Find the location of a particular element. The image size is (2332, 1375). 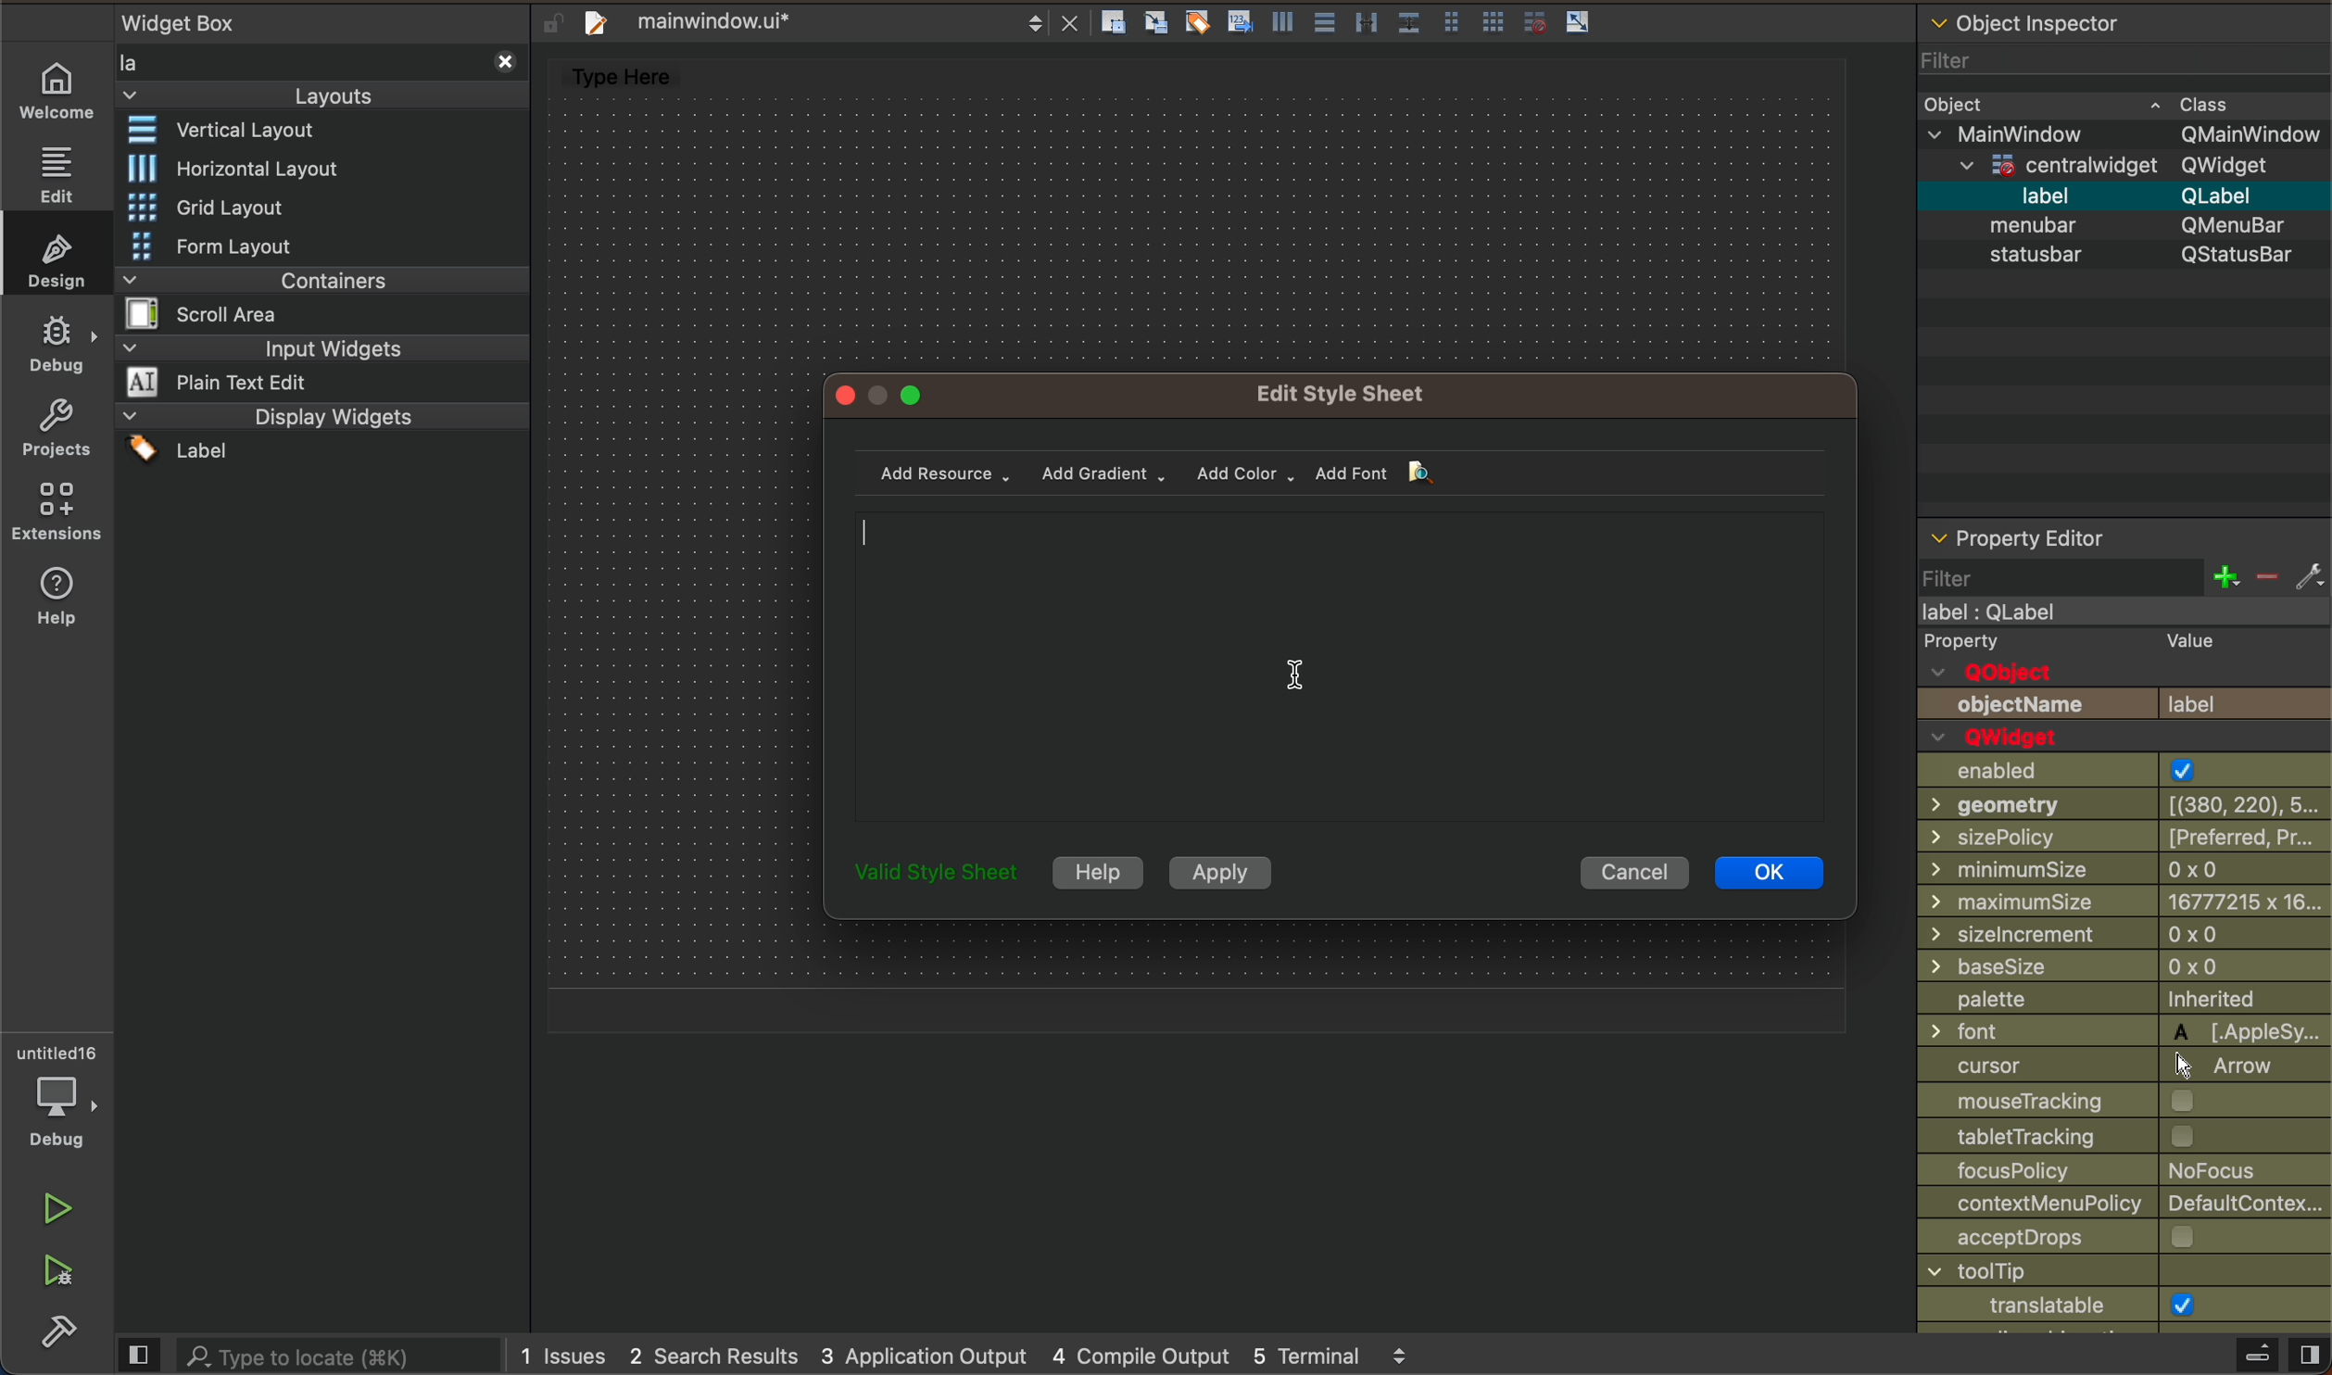

enabled is located at coordinates (2122, 758).